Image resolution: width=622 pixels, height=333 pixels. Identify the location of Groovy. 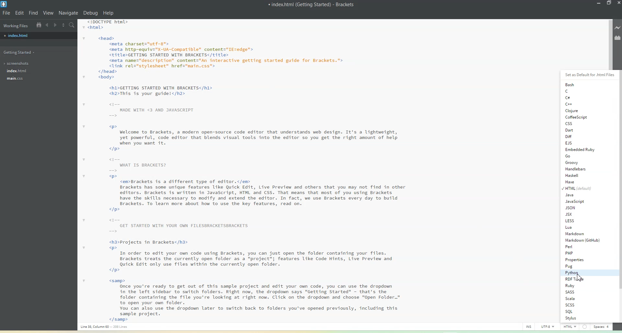
(581, 163).